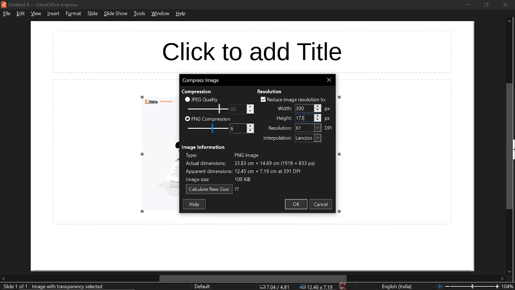 The height and width of the screenshot is (290, 515). What do you see at coordinates (208, 108) in the screenshot?
I see `JPEG quality scale` at bounding box center [208, 108].